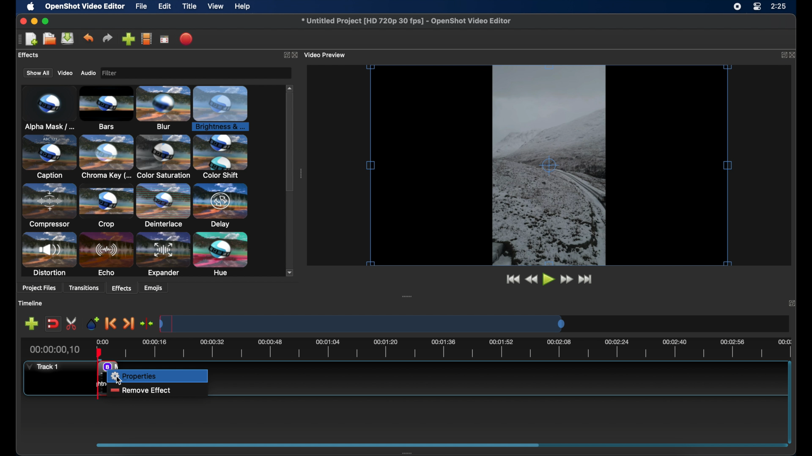  What do you see at coordinates (107, 206) in the screenshot?
I see `crop` at bounding box center [107, 206].